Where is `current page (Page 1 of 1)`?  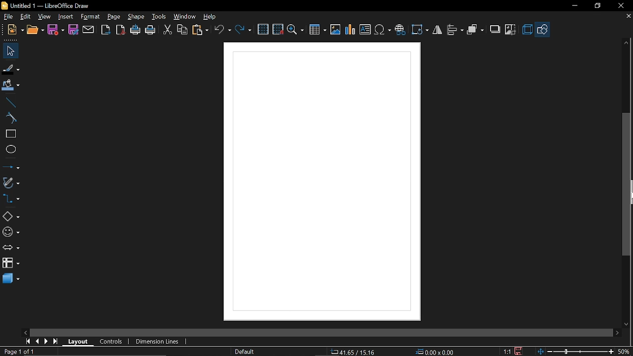
current page (Page 1 of 1) is located at coordinates (18, 352).